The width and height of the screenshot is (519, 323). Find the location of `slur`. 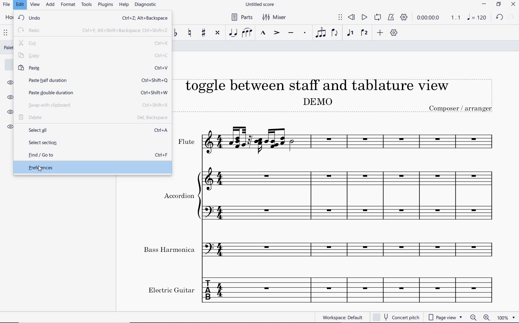

slur is located at coordinates (247, 33).